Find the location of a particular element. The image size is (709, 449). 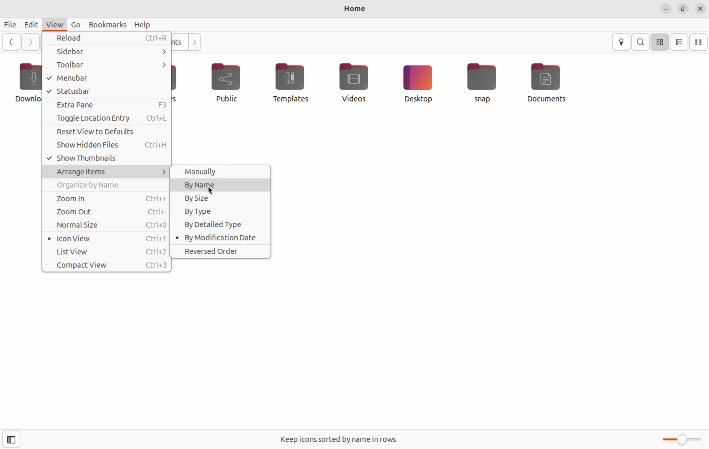

resize is located at coordinates (685, 10).